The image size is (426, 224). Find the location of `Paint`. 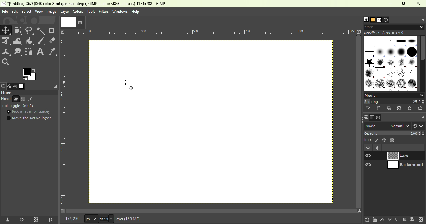

Paint is located at coordinates (30, 41).